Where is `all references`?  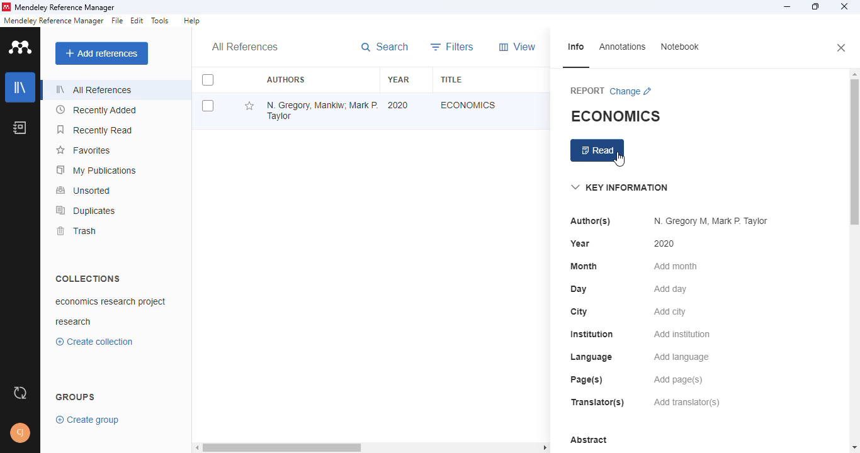 all references is located at coordinates (246, 46).